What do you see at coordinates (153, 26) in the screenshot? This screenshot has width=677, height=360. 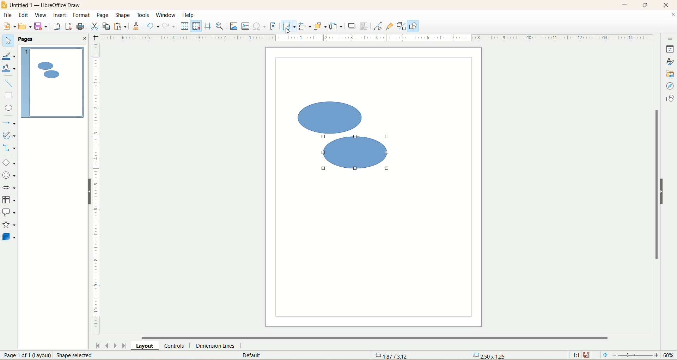 I see `undo` at bounding box center [153, 26].